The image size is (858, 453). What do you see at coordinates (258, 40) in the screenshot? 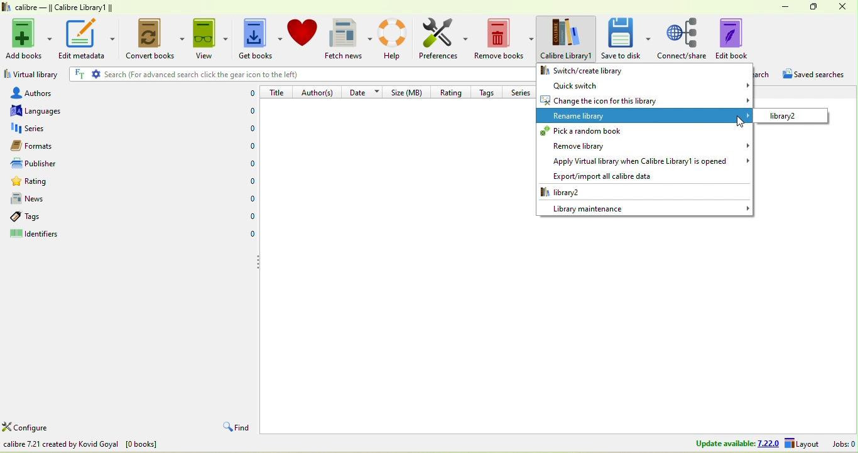
I see `get books` at bounding box center [258, 40].